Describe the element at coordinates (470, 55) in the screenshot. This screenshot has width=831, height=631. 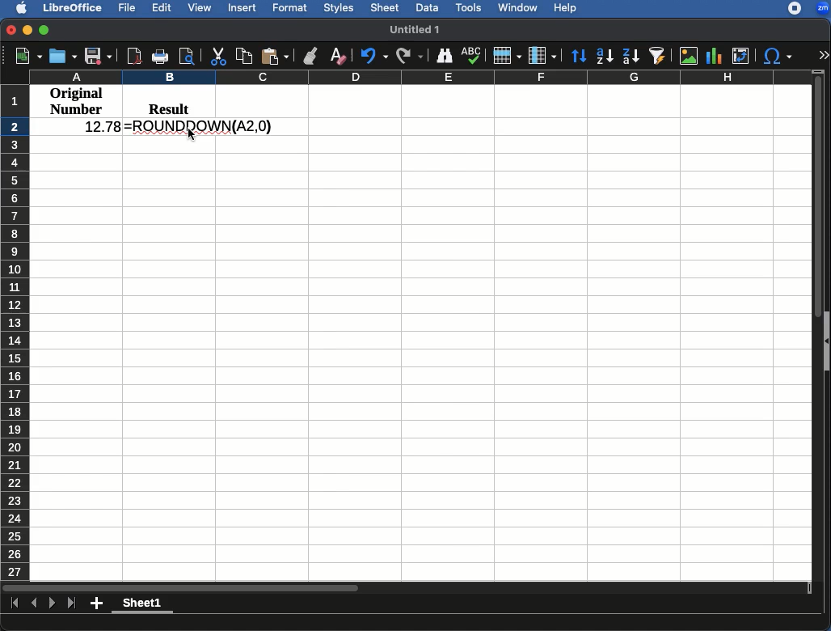
I see `Spellcheck` at that location.